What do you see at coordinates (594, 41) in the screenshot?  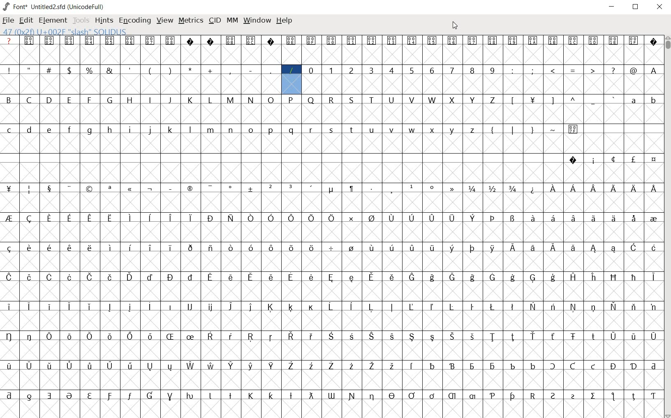 I see `glyph` at bounding box center [594, 41].